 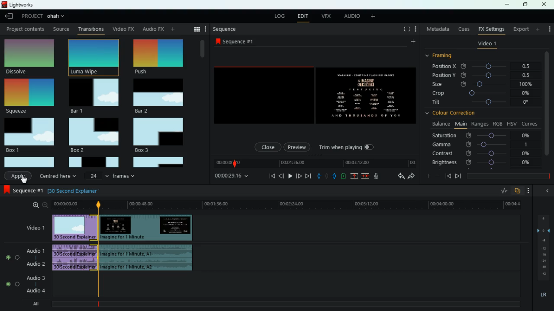 What do you see at coordinates (461, 123) in the screenshot?
I see `main` at bounding box center [461, 123].